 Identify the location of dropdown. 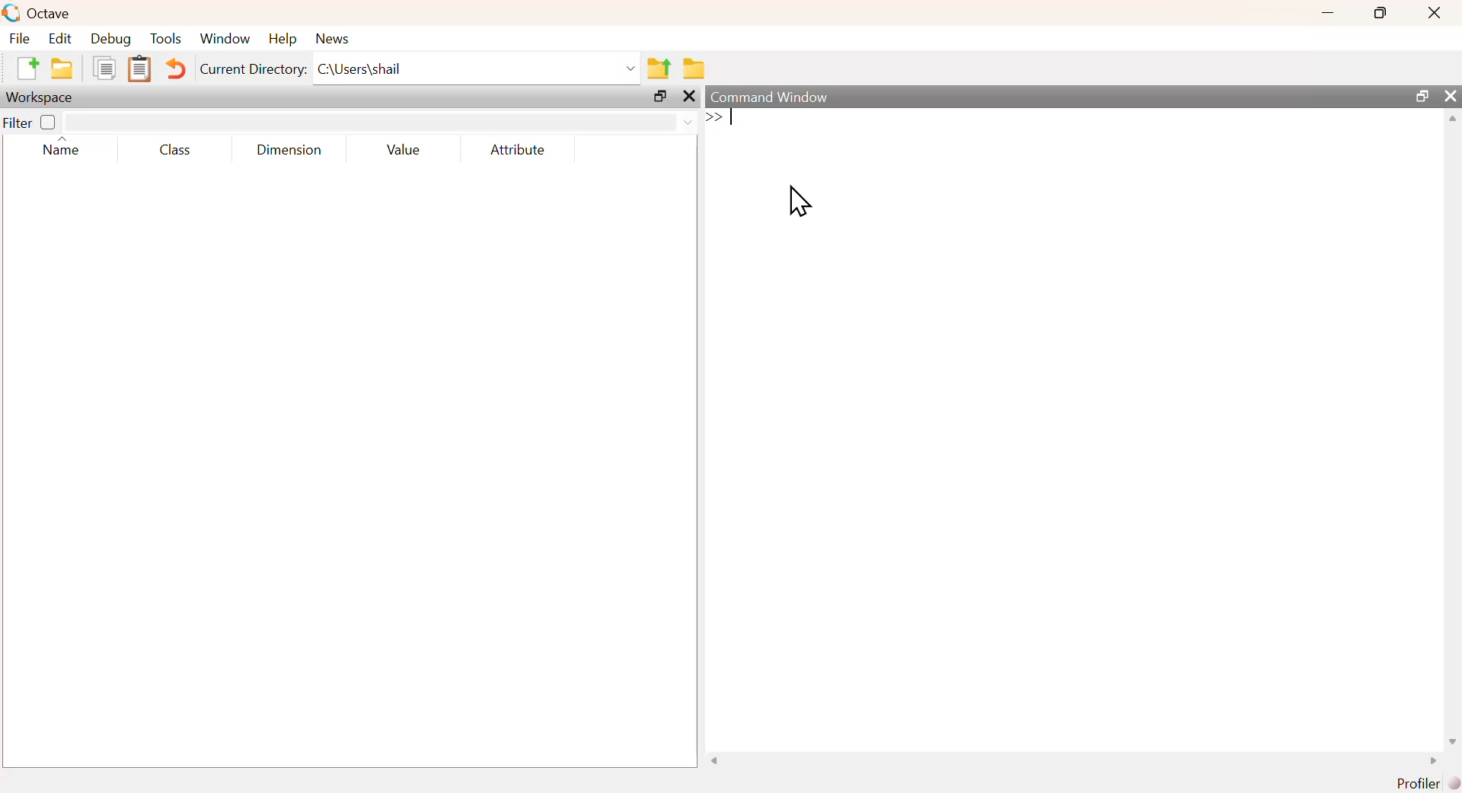
(627, 68).